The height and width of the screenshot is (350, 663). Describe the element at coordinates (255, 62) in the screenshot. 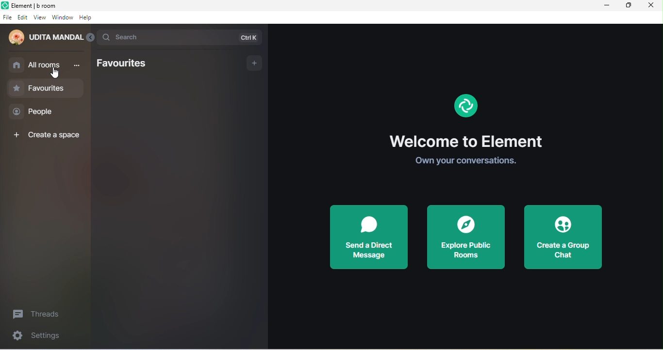

I see `add` at that location.